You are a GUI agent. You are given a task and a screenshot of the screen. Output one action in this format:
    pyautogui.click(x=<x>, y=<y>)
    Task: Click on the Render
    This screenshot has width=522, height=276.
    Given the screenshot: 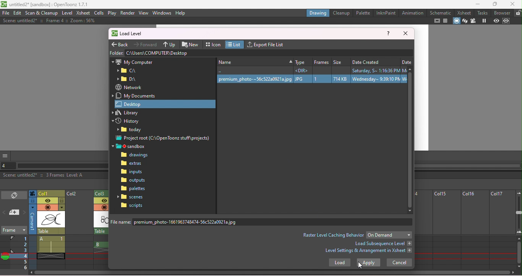 What is the action you would take?
    pyautogui.click(x=127, y=13)
    